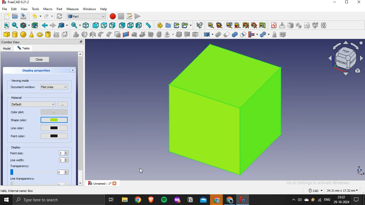  I want to click on join objects, so click(253, 34).